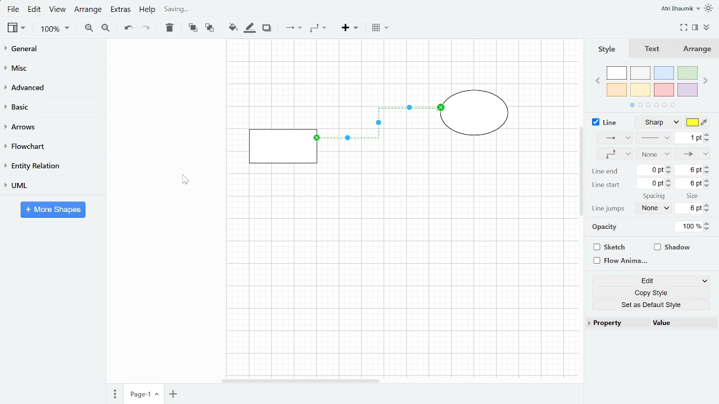 The width and height of the screenshot is (719, 404). I want to click on General, so click(52, 50).